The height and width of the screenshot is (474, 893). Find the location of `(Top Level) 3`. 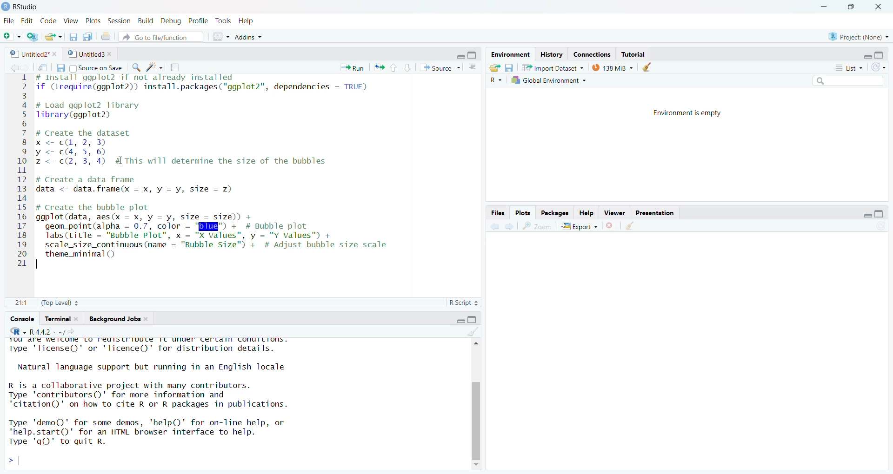

(Top Level) 3 is located at coordinates (54, 304).